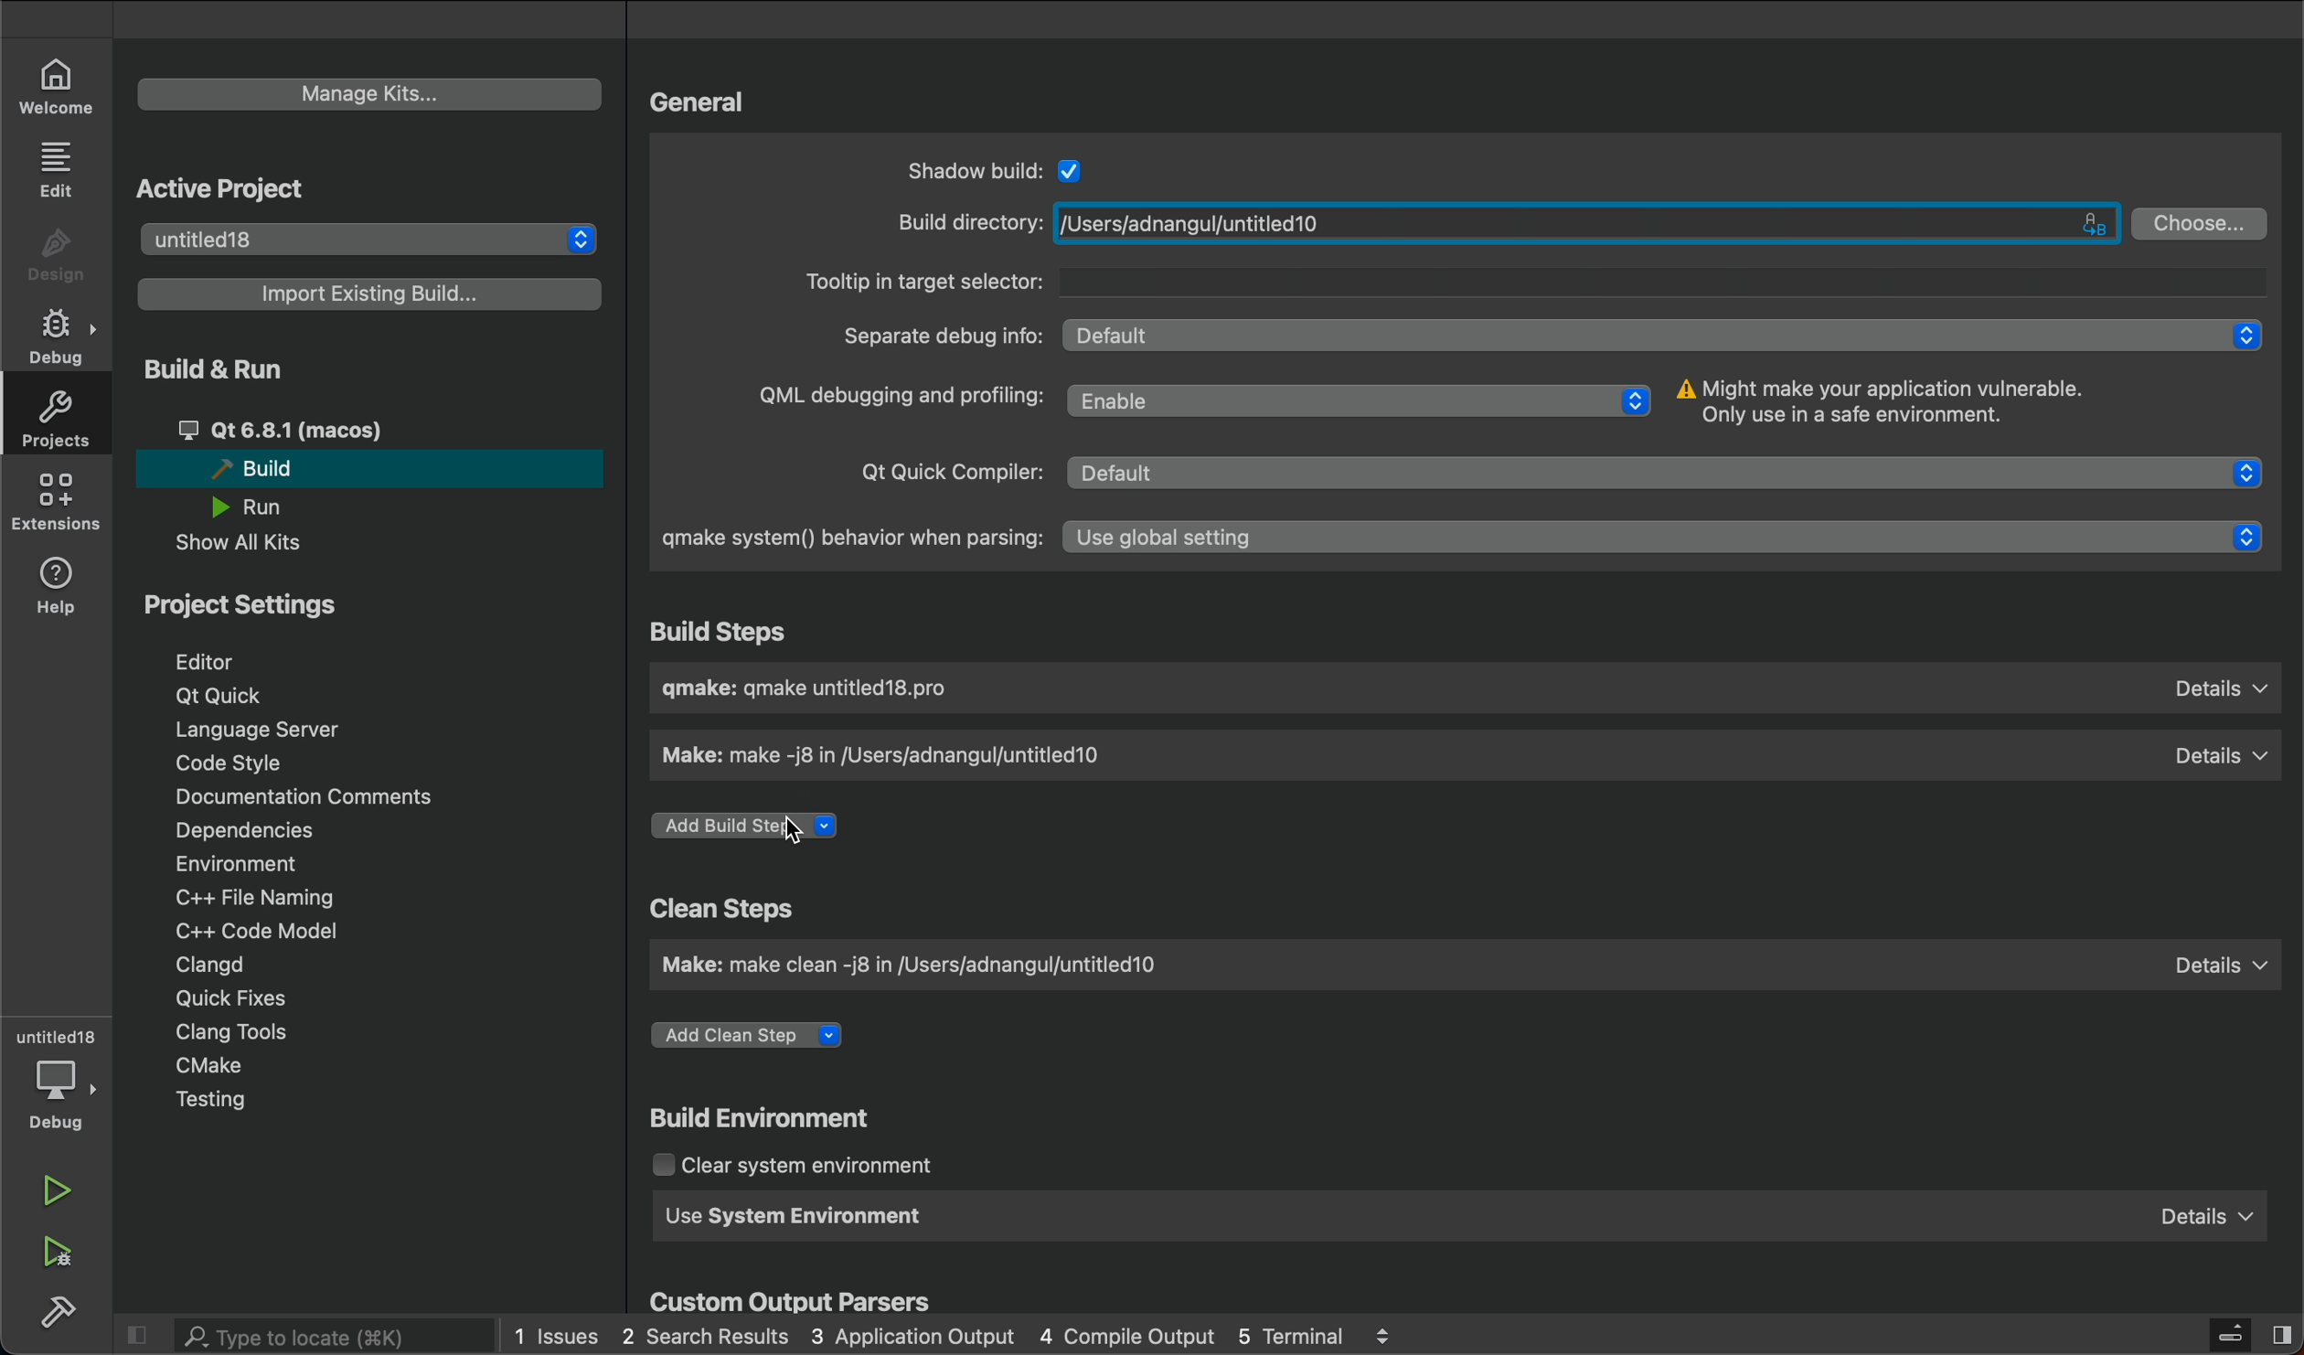  I want to click on gmake system() behavior when parsing:, so click(848, 539).